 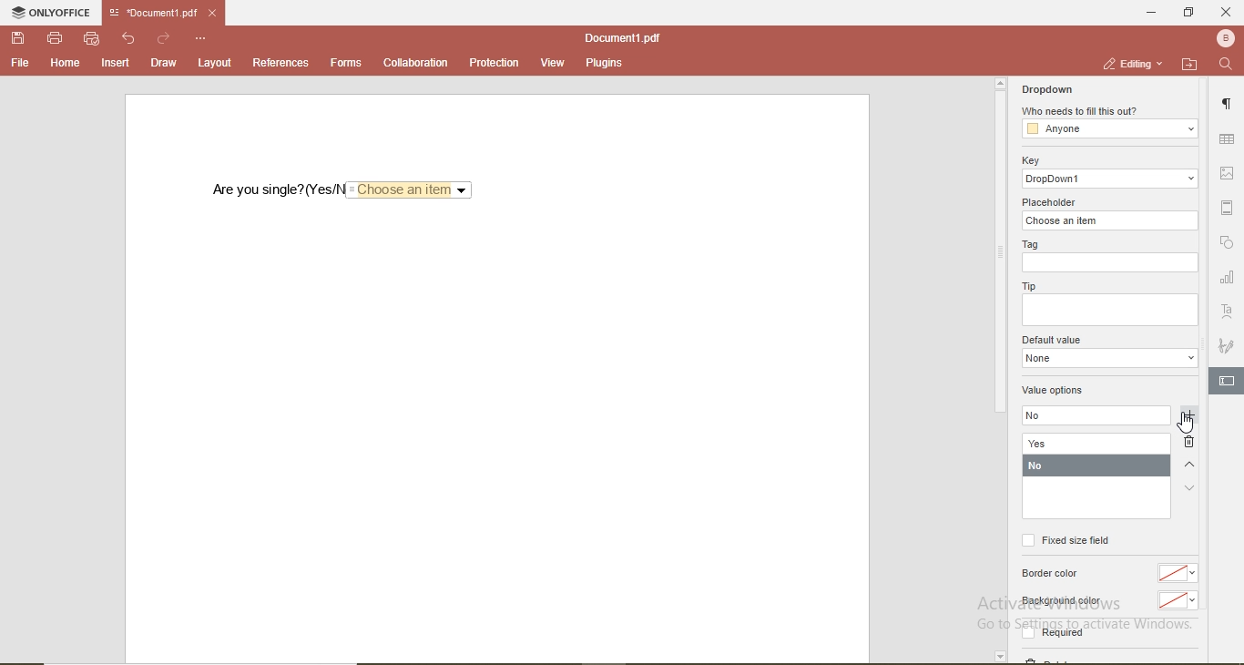 I want to click on signature, so click(x=1228, y=343).